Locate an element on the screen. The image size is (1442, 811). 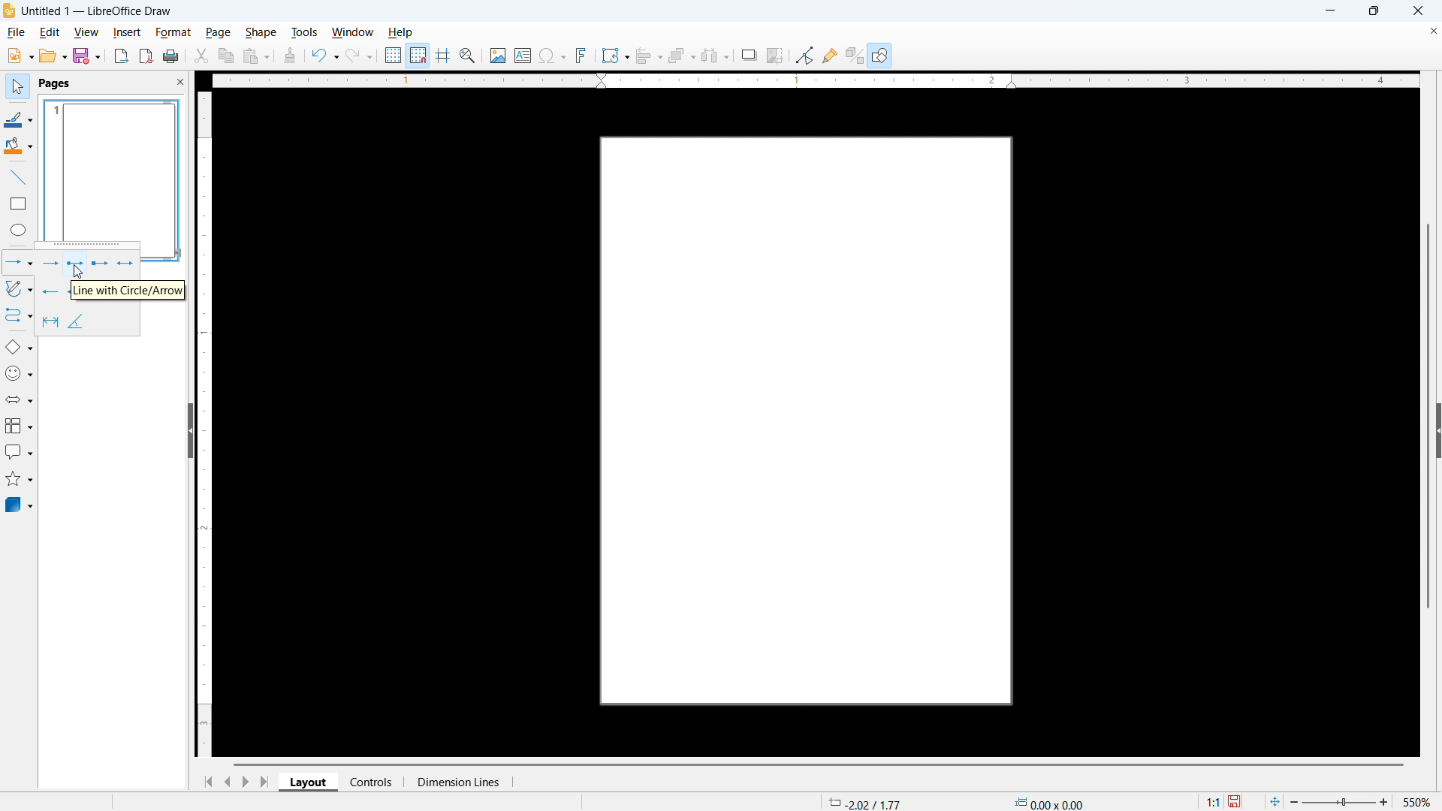
Line Ends with arrow   is located at coordinates (50, 263).